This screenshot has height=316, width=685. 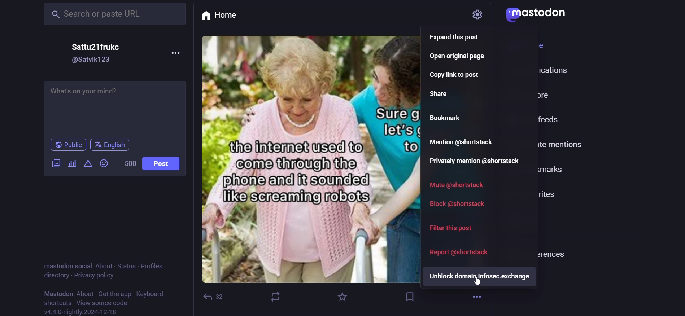 What do you see at coordinates (80, 312) in the screenshot?
I see `version` at bounding box center [80, 312].